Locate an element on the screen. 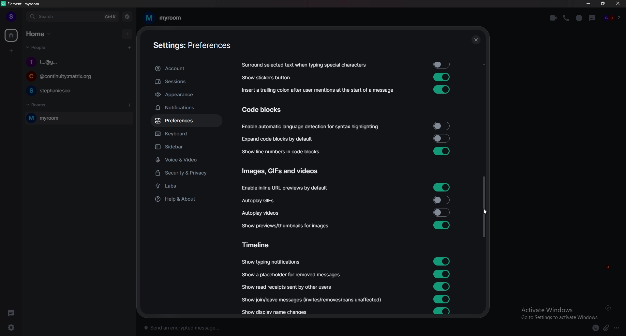 This screenshot has height=336, width=626. show line number in code blocks is located at coordinates (285, 151).